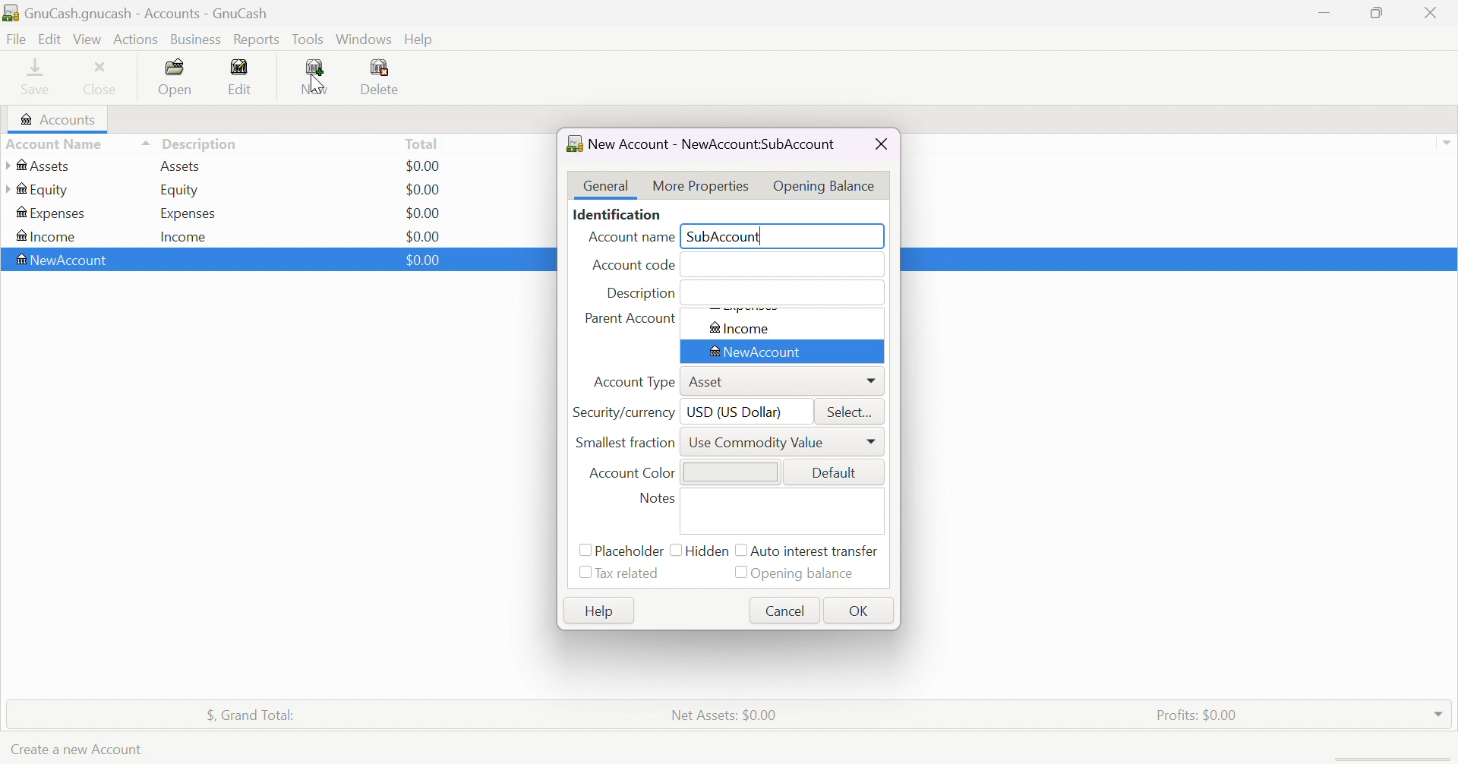  I want to click on Use Commodity Vlue, so click(758, 443).